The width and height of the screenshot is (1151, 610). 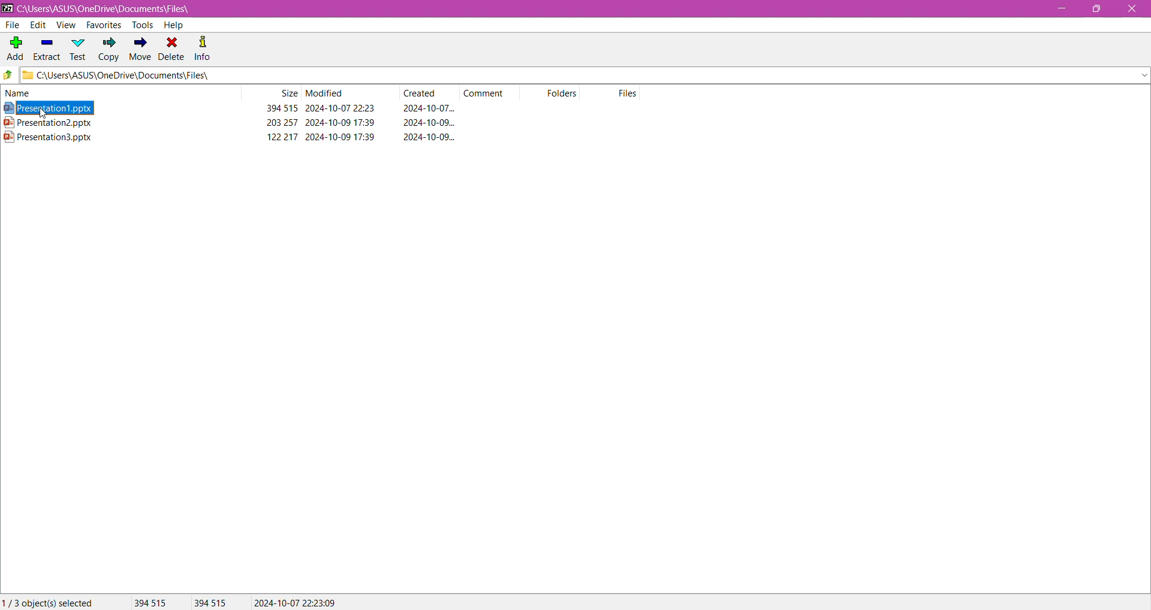 I want to click on 394515, so click(x=210, y=603).